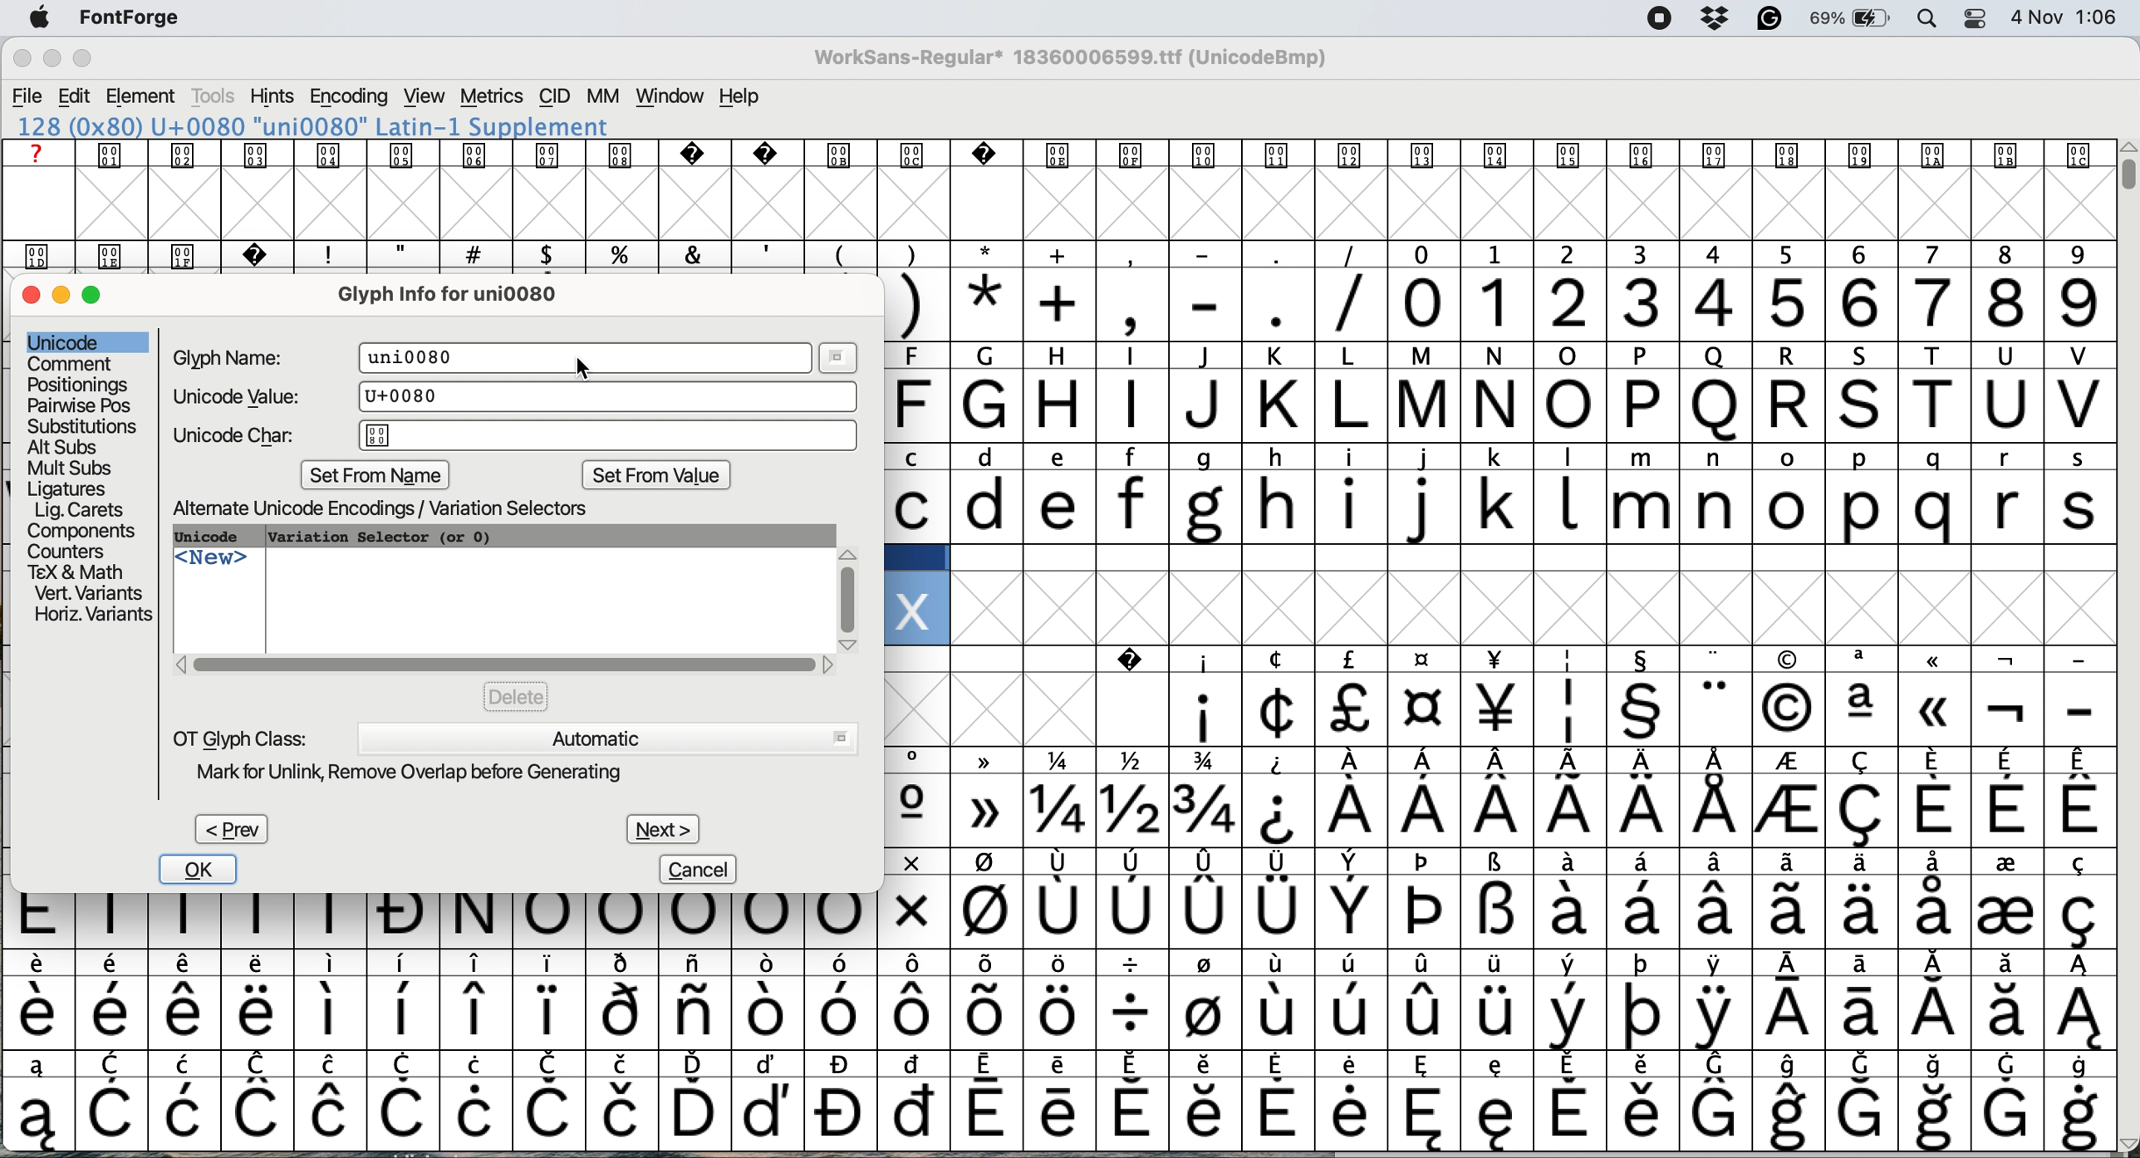 This screenshot has width=2140, height=1158. I want to click on tools, so click(214, 96).